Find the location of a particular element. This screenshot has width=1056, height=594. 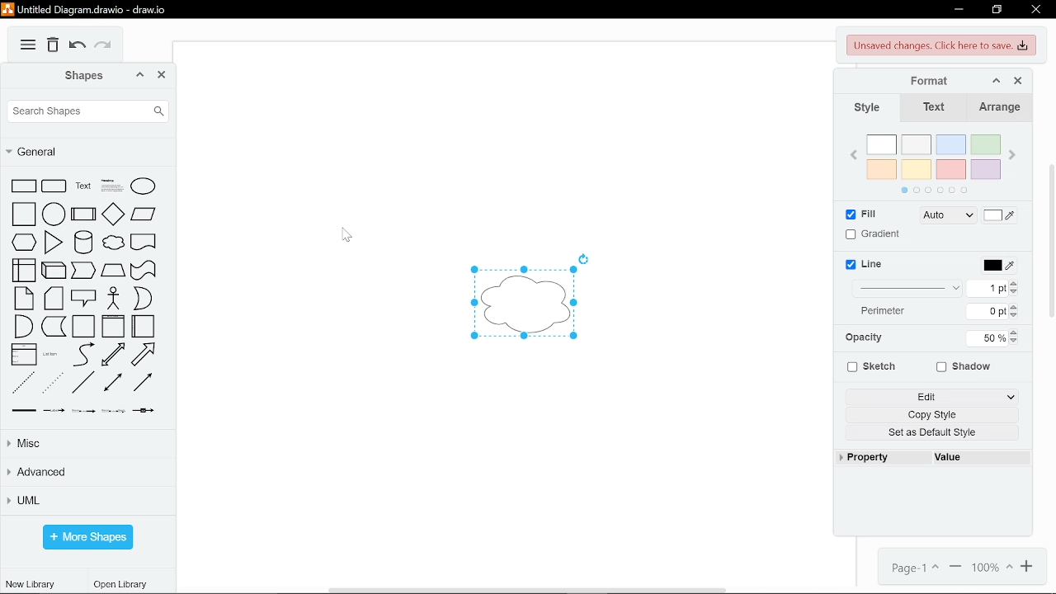

value is located at coordinates (983, 457).